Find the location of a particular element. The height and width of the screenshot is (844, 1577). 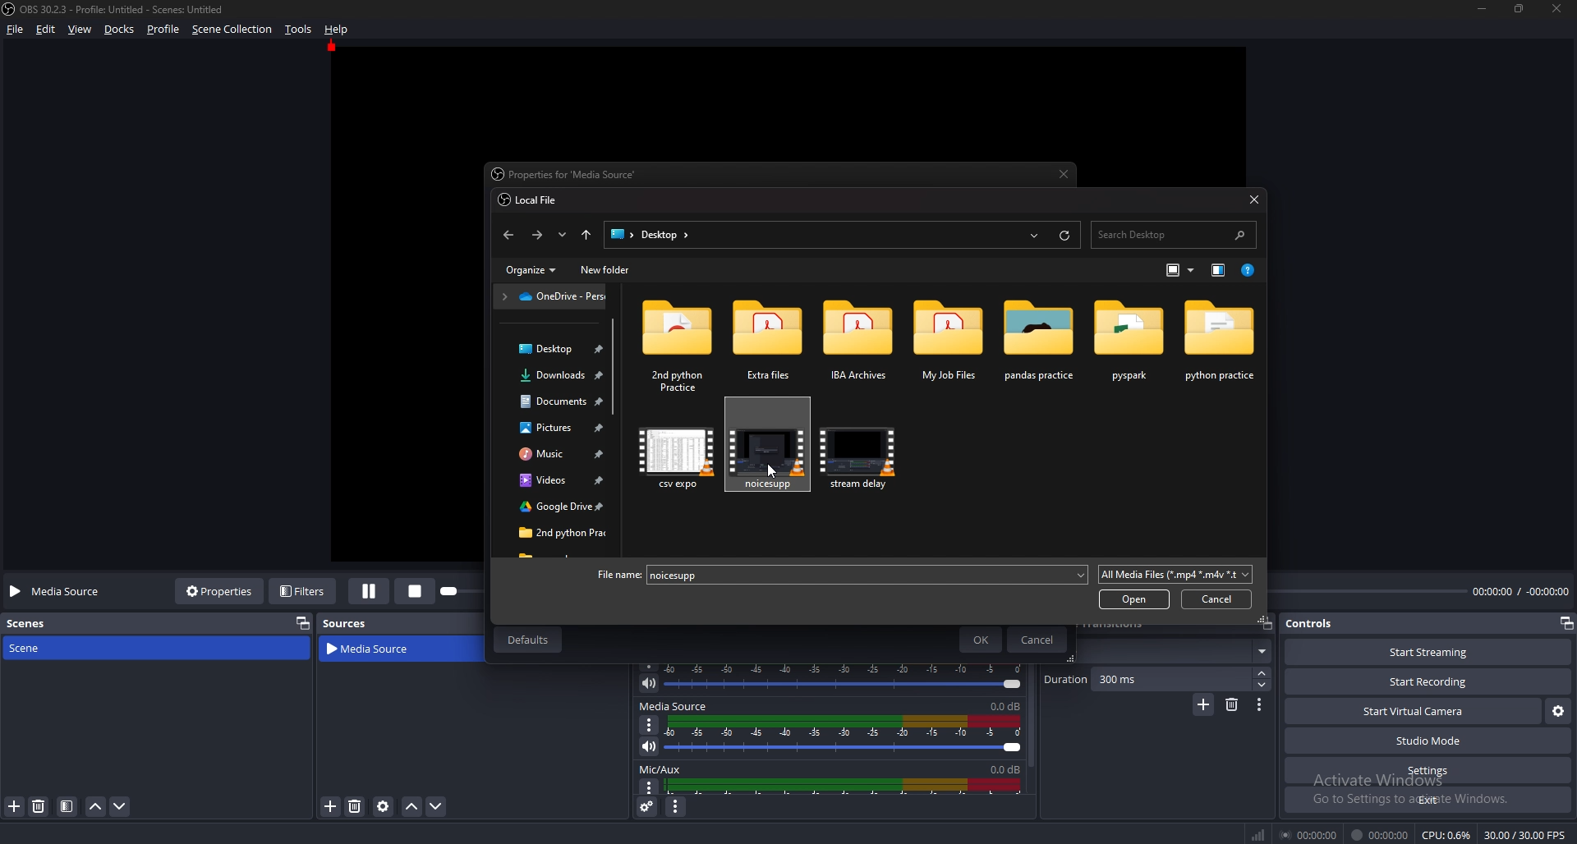

folder is located at coordinates (678, 343).